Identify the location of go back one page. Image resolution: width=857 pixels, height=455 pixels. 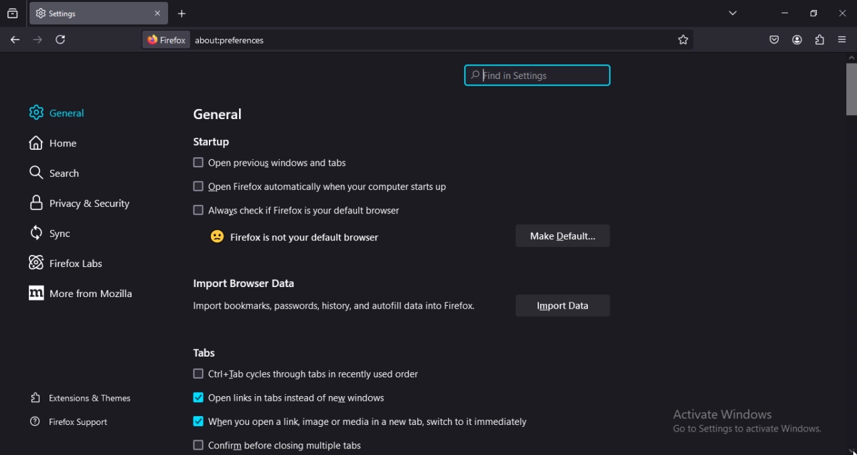
(13, 39).